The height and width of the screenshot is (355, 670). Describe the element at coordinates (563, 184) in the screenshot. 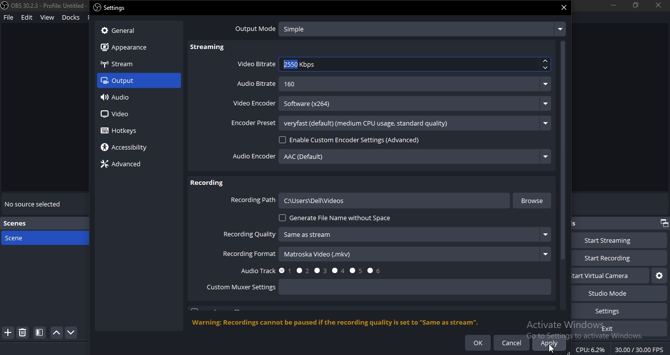

I see `scrollbar` at that location.